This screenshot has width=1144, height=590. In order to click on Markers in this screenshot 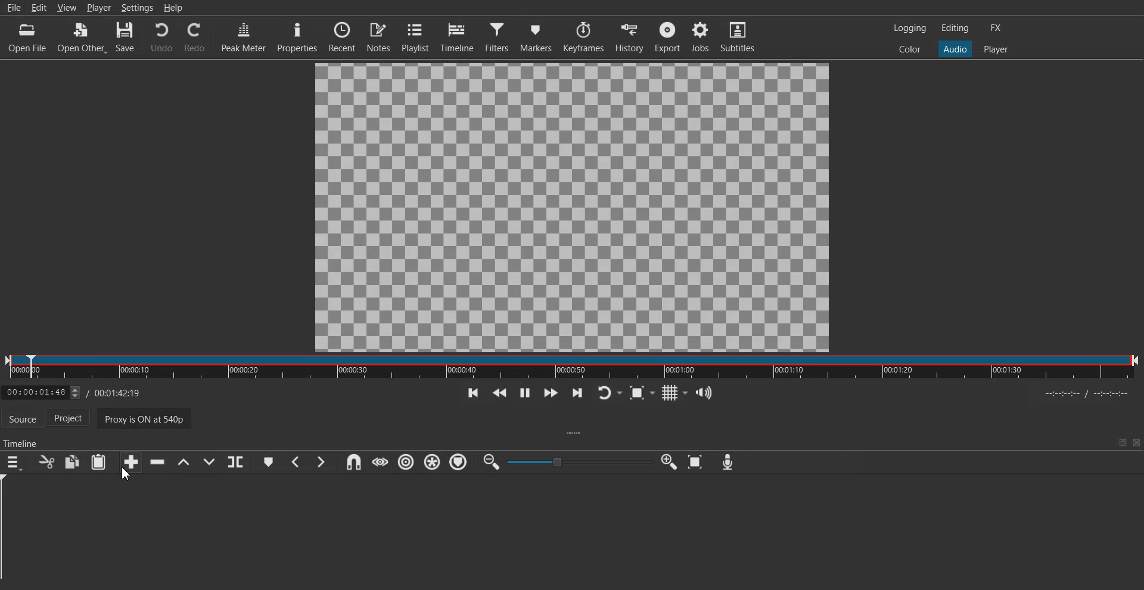, I will do `click(538, 36)`.